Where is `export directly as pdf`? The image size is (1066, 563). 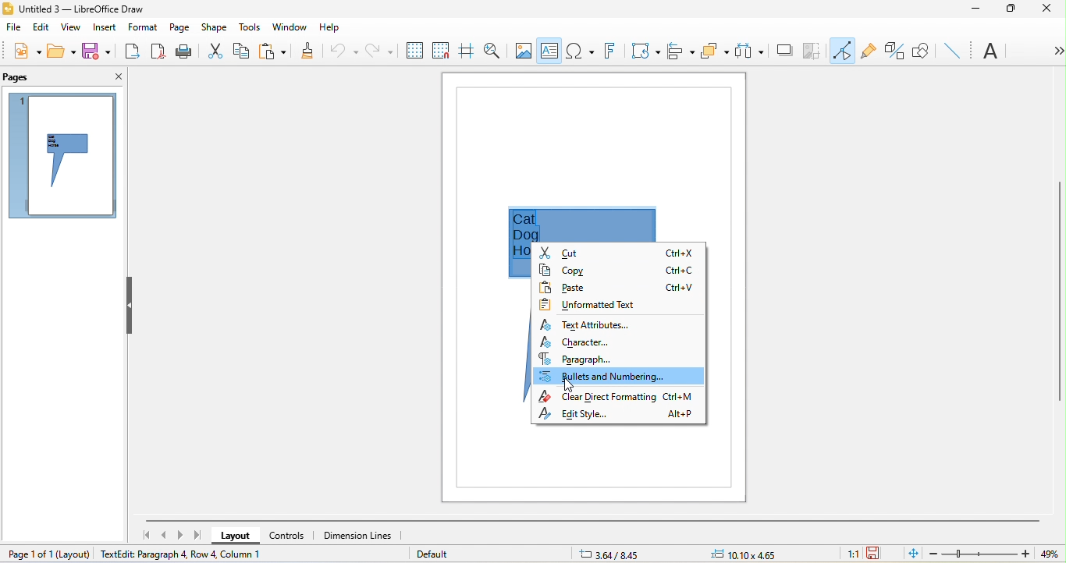
export directly as pdf is located at coordinates (158, 53).